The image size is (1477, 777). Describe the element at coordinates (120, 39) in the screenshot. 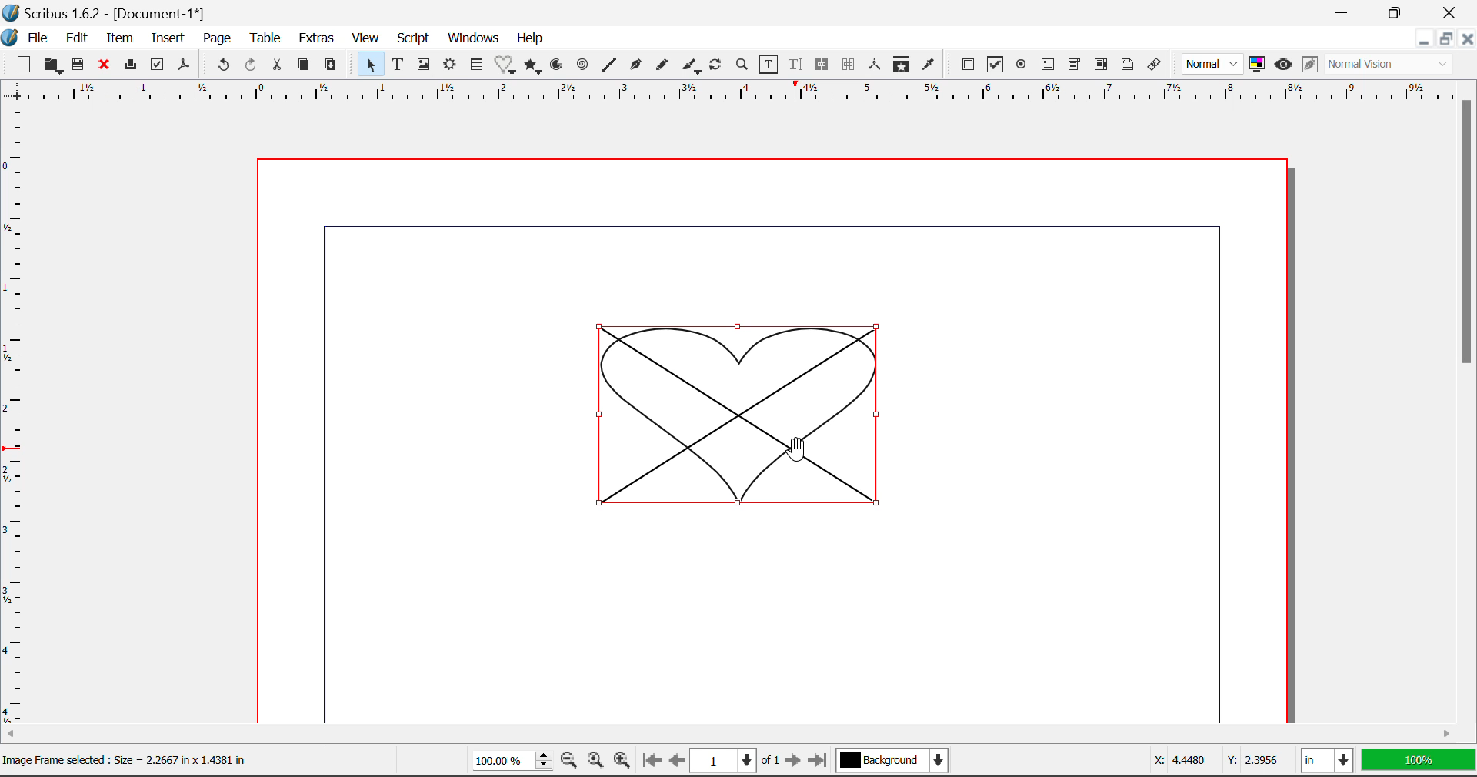

I see `Item` at that location.